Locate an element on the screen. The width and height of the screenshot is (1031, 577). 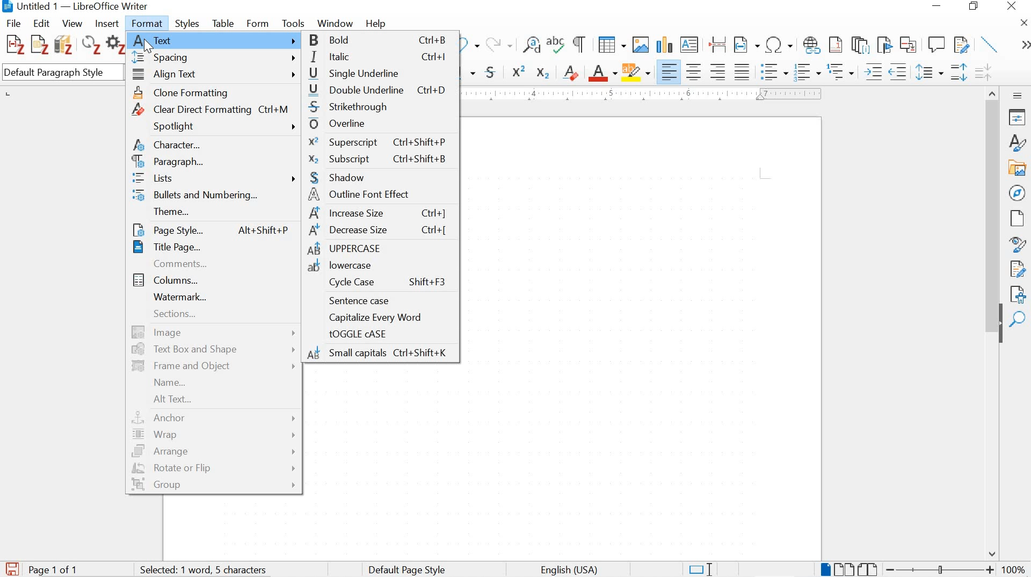
frame and object is located at coordinates (213, 366).